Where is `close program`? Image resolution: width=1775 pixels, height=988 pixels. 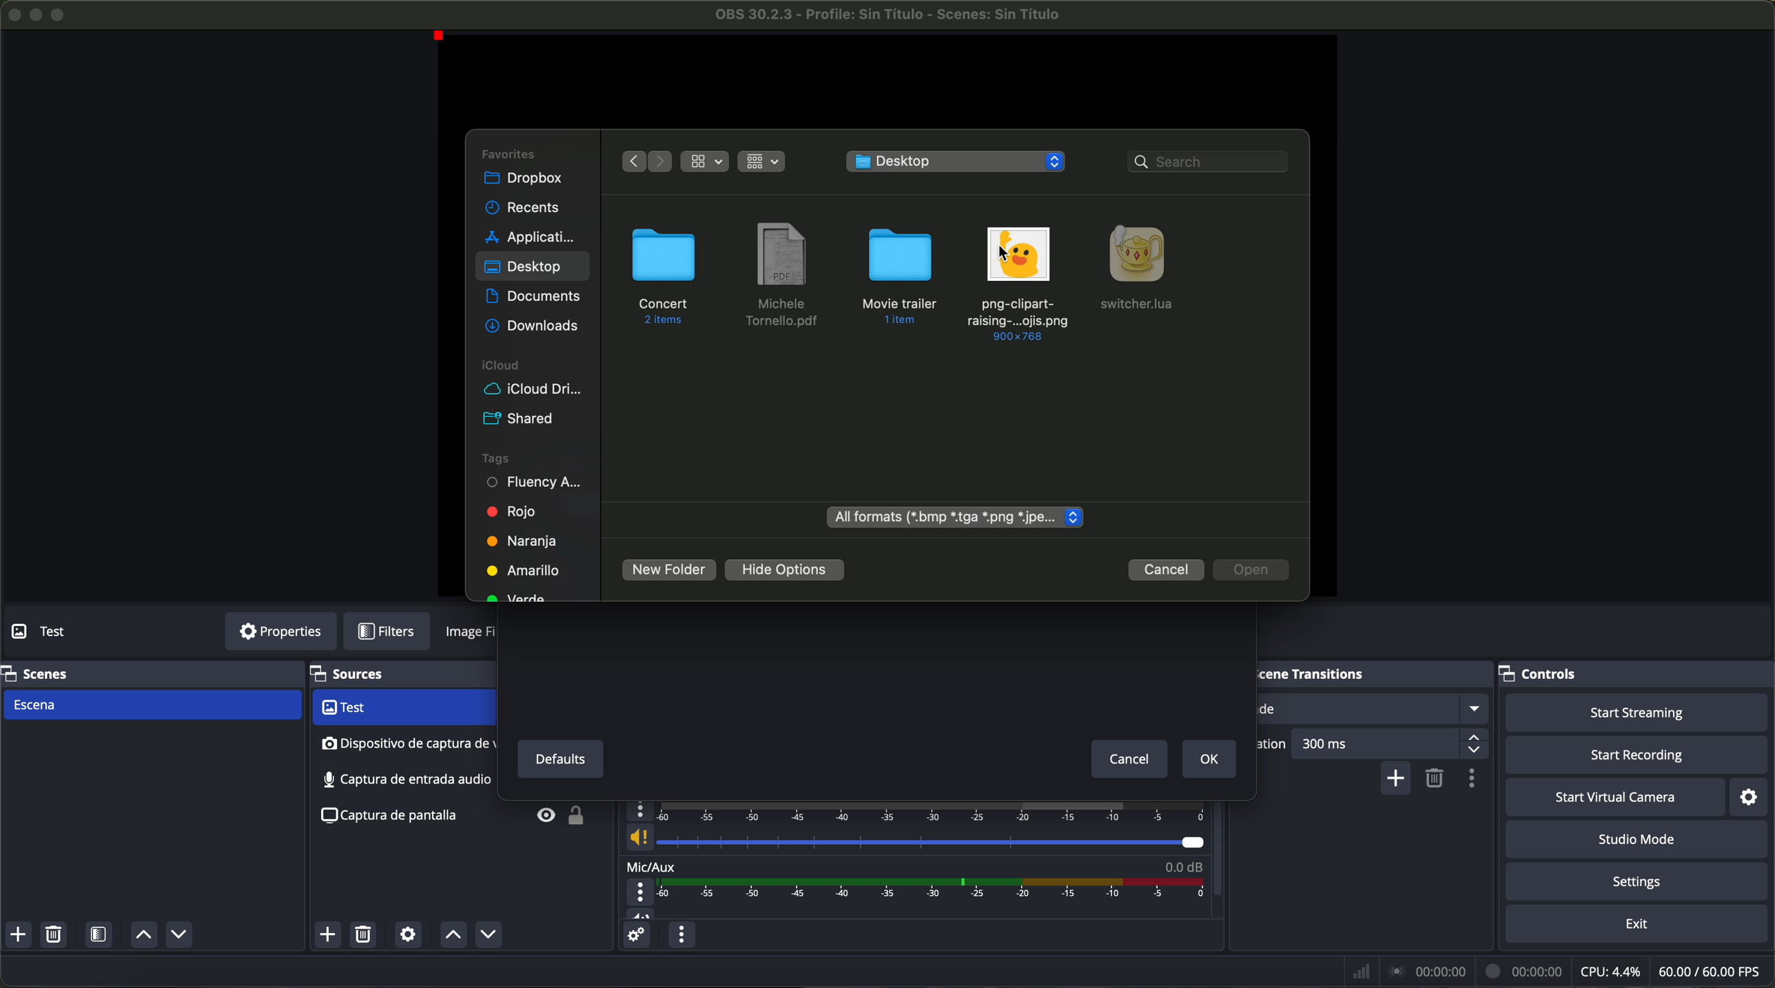
close program is located at coordinates (12, 13).